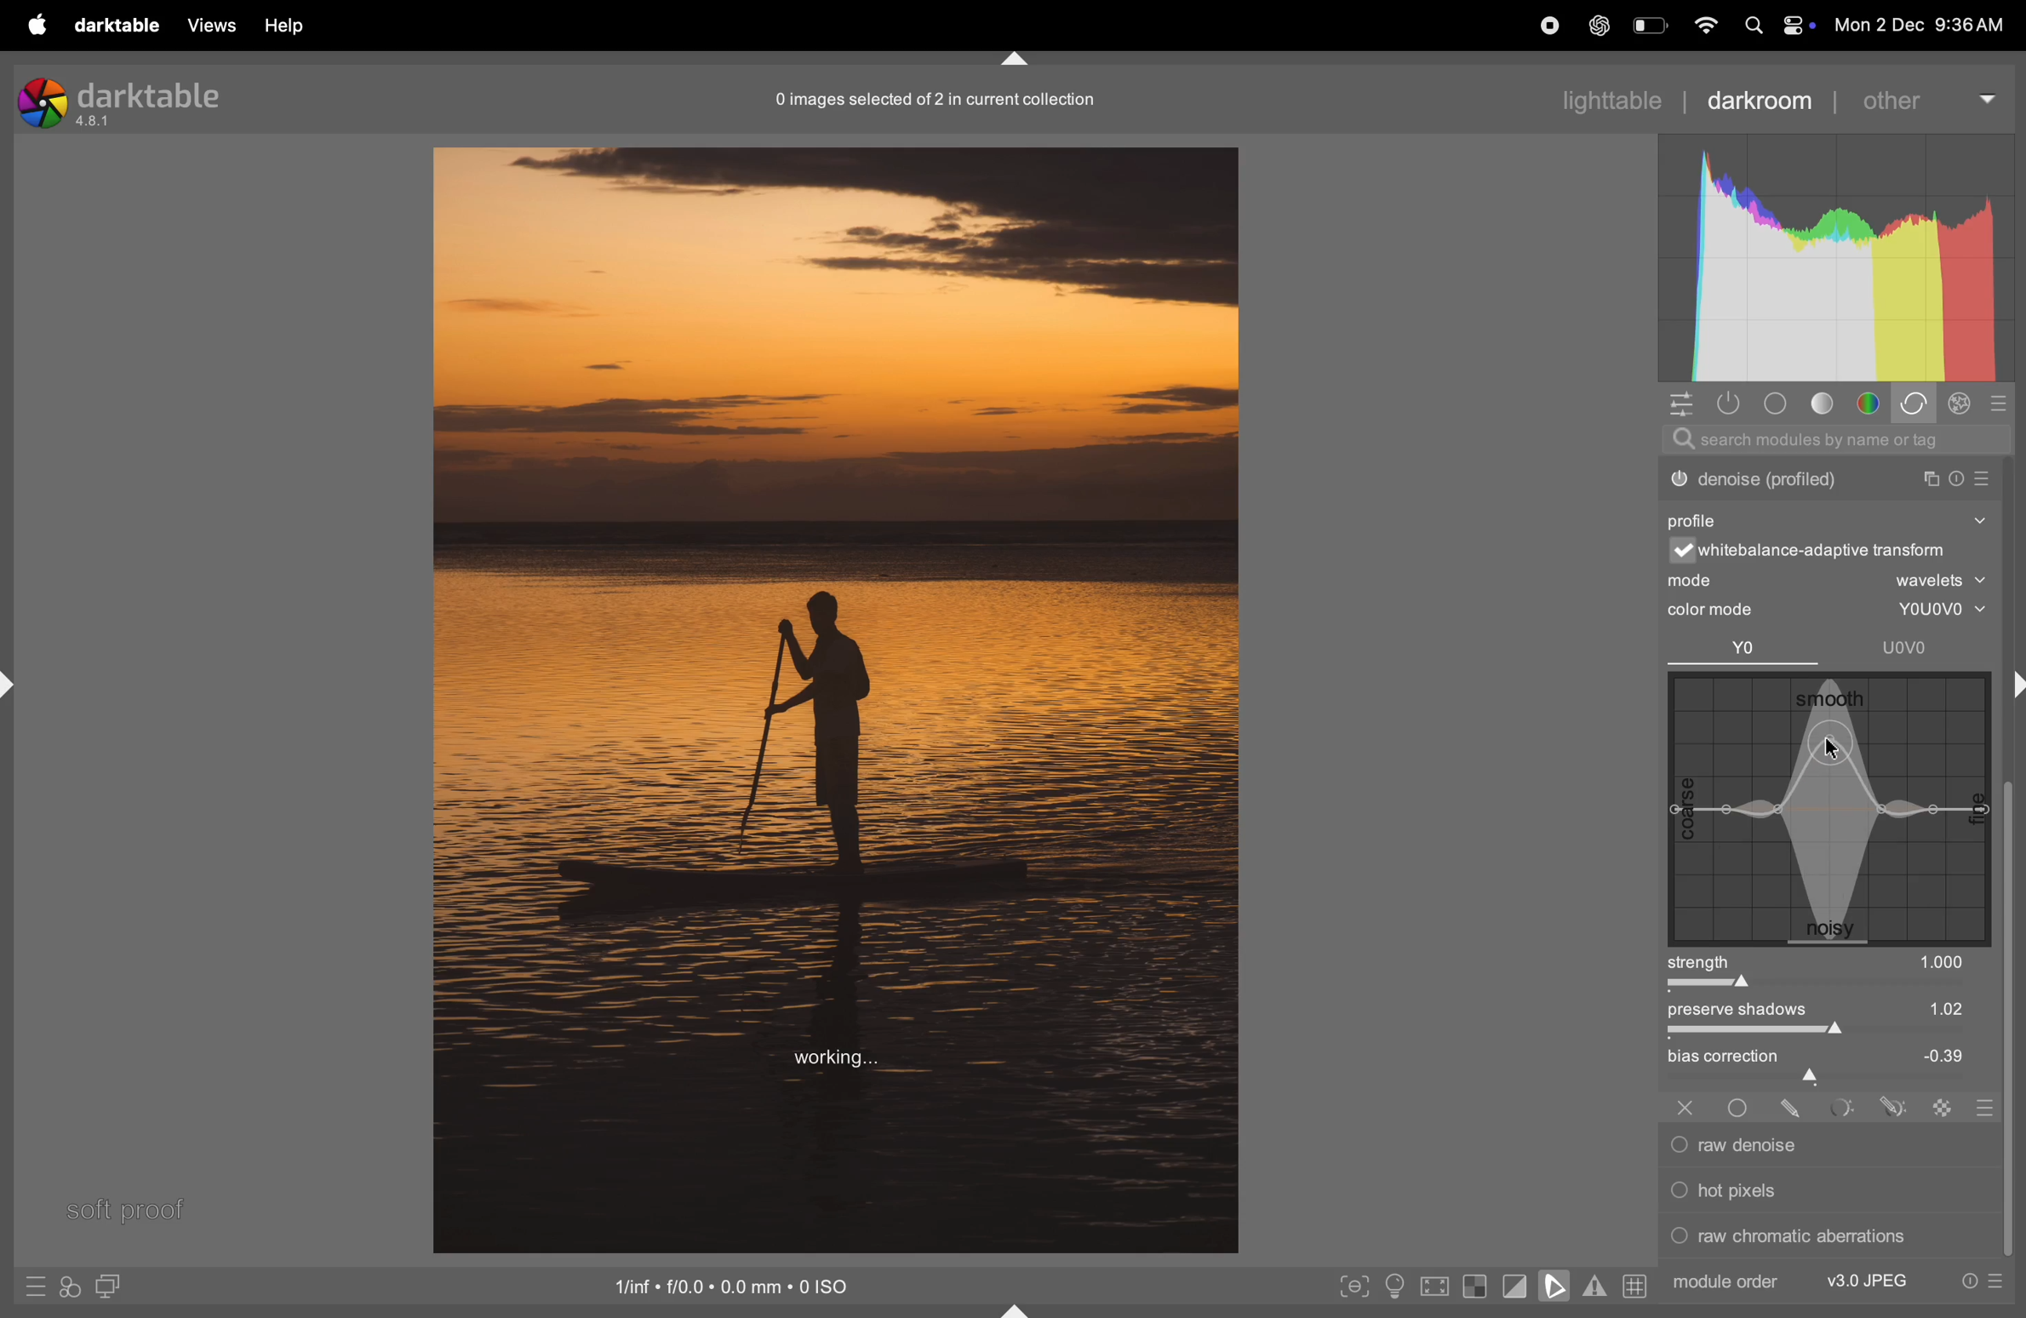 The height and width of the screenshot is (1318, 2026). Describe the element at coordinates (1926, 25) in the screenshot. I see `date and time` at that location.